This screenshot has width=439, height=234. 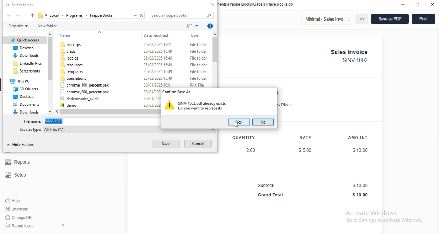 I want to click on screenshots, so click(x=27, y=71).